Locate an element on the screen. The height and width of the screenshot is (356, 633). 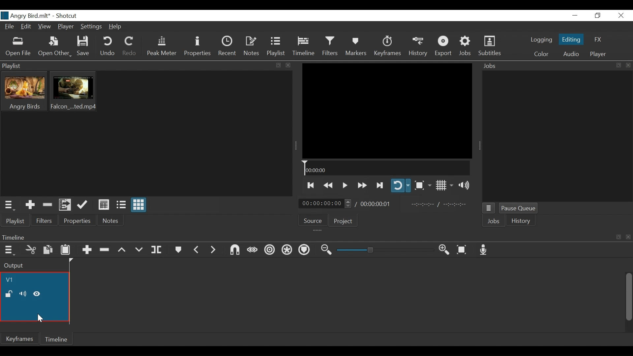
Paste is located at coordinates (66, 250).